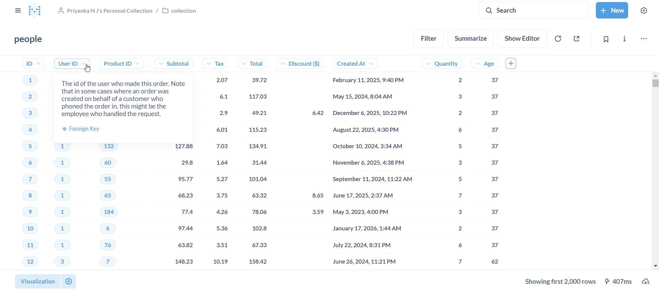 The width and height of the screenshot is (659, 291). I want to click on vertical scroll bar, so click(655, 173).